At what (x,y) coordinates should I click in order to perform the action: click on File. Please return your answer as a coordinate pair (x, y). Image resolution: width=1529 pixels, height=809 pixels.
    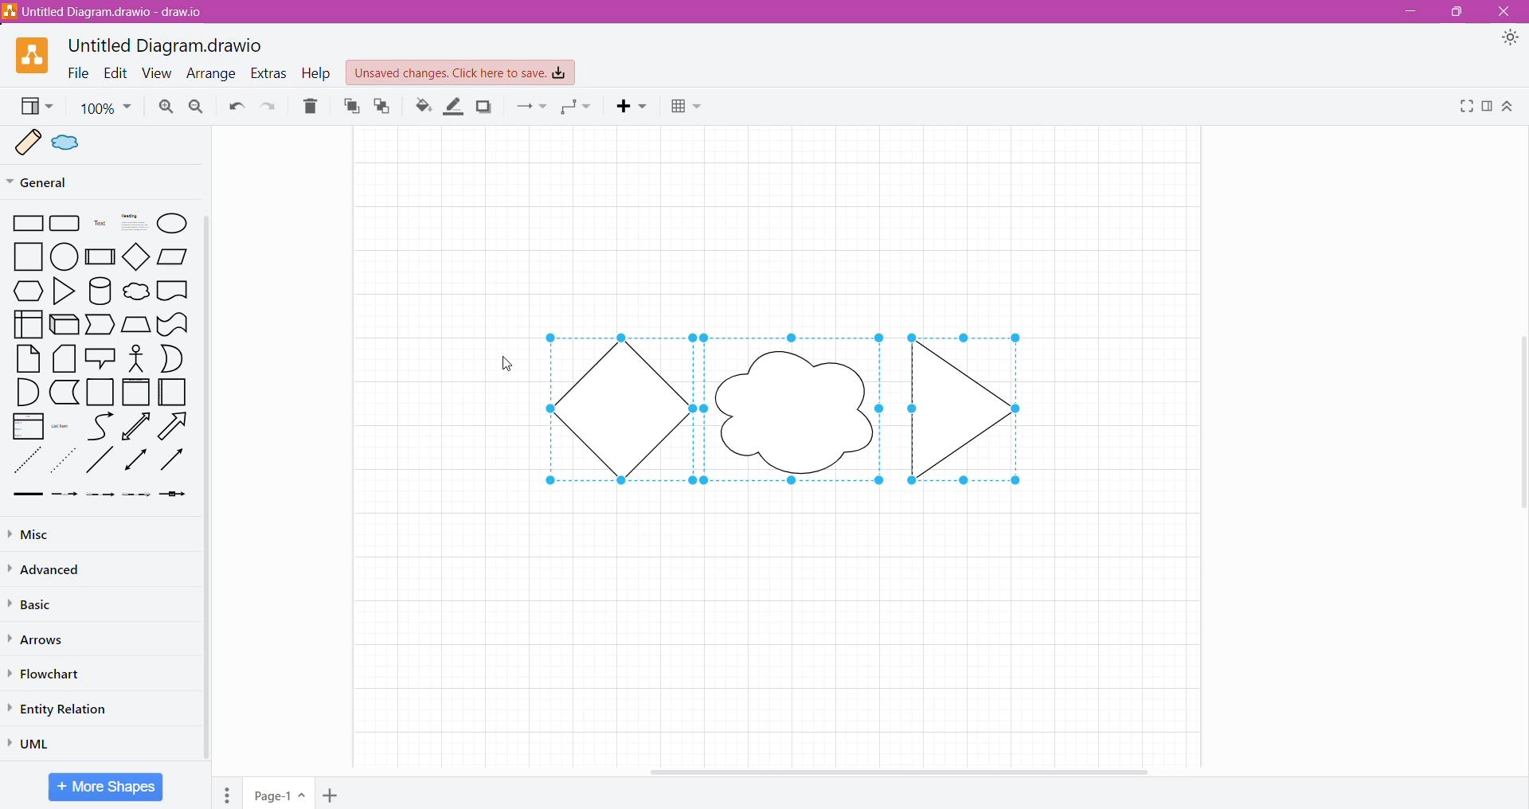
    Looking at the image, I should click on (77, 73).